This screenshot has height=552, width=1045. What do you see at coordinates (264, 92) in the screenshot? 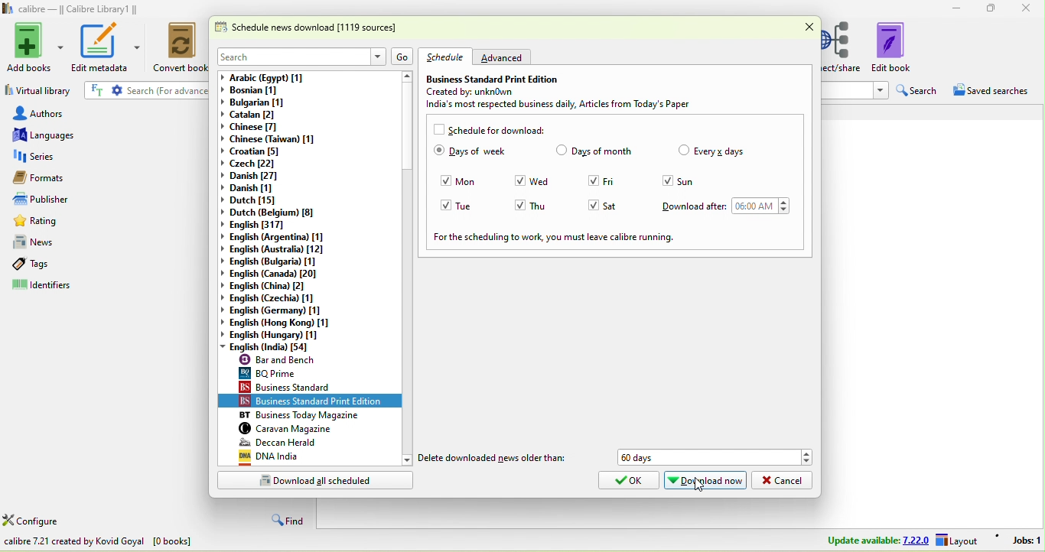
I see `bosnian [1]` at bounding box center [264, 92].